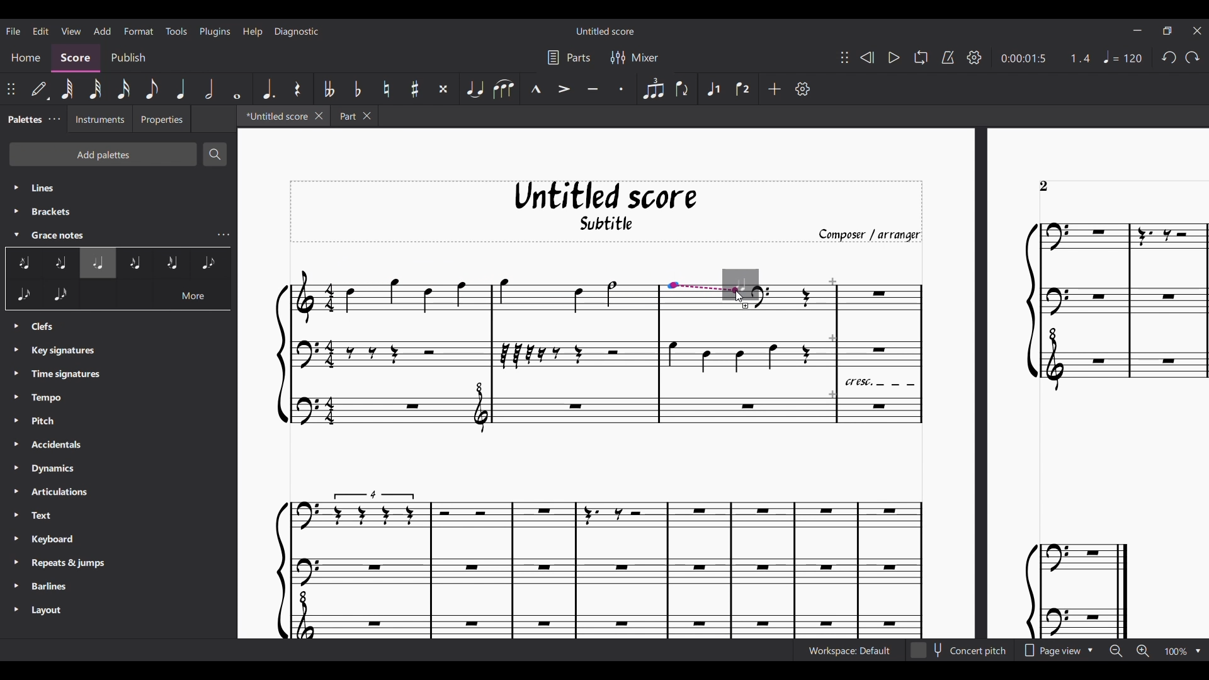 This screenshot has height=680, width=1209. I want to click on Toggle flat, so click(357, 89).